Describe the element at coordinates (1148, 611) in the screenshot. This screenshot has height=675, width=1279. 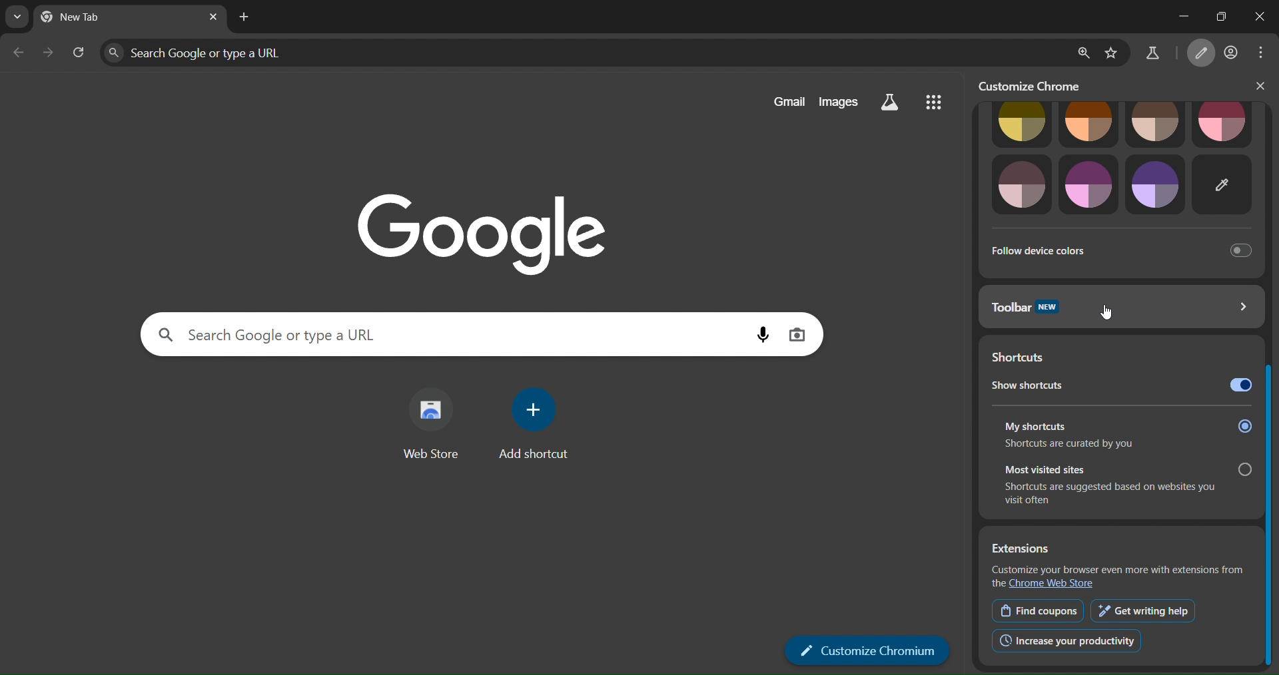
I see `get writing help` at that location.